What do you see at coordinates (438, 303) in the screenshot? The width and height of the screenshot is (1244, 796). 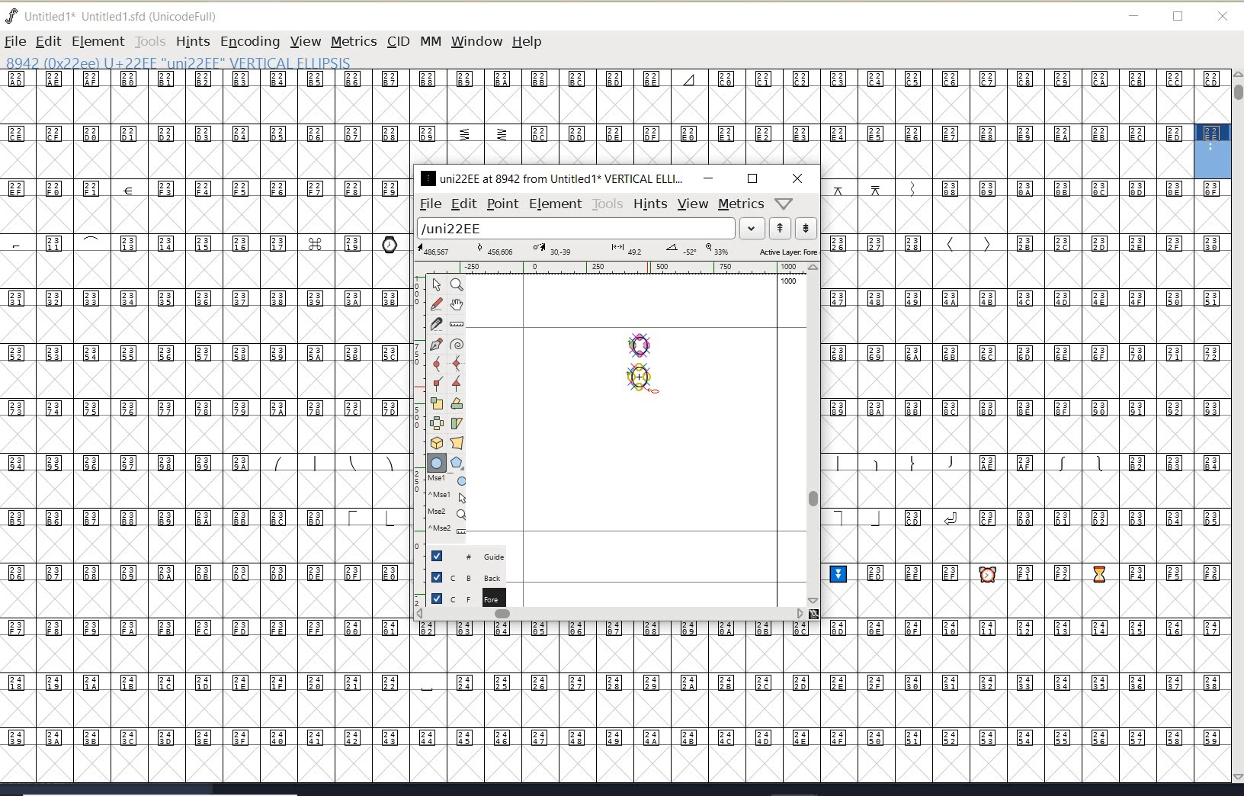 I see `draw a freehand curve` at bounding box center [438, 303].